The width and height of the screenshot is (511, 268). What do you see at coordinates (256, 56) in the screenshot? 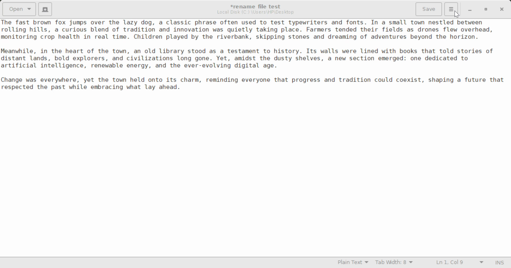
I see `Ihe Tast brown Tox jumps over the lazy dog, a classic phrase often used to test typewriters and fonts. In a small town nestled between
rolling hills, a curious blend of tradition and innovation was quietly taking place. Farmers tended their fields as drones flew overhead,
nonitoring crop health in real time. Children played by the riverbank, skipping stones and dreaming of adventures beyond the horizon.
leanwhile, in the heart of the town, an old library stood as a testament to history. Its walls were lined with books that told stories of
iistant lands, bold explorers, and civilizations long gone. Yet, amidst the dusty shelves, a new section emerged: one dedicated to
artificial intelligence, renewable energy, and the ever-evolving digital age.

“hange was everywhere, yet the town held onto its charm, reminding everyone that progress and tradition could coexist, shaping a future that
respected the past while embracing what lay ahead.` at bounding box center [256, 56].